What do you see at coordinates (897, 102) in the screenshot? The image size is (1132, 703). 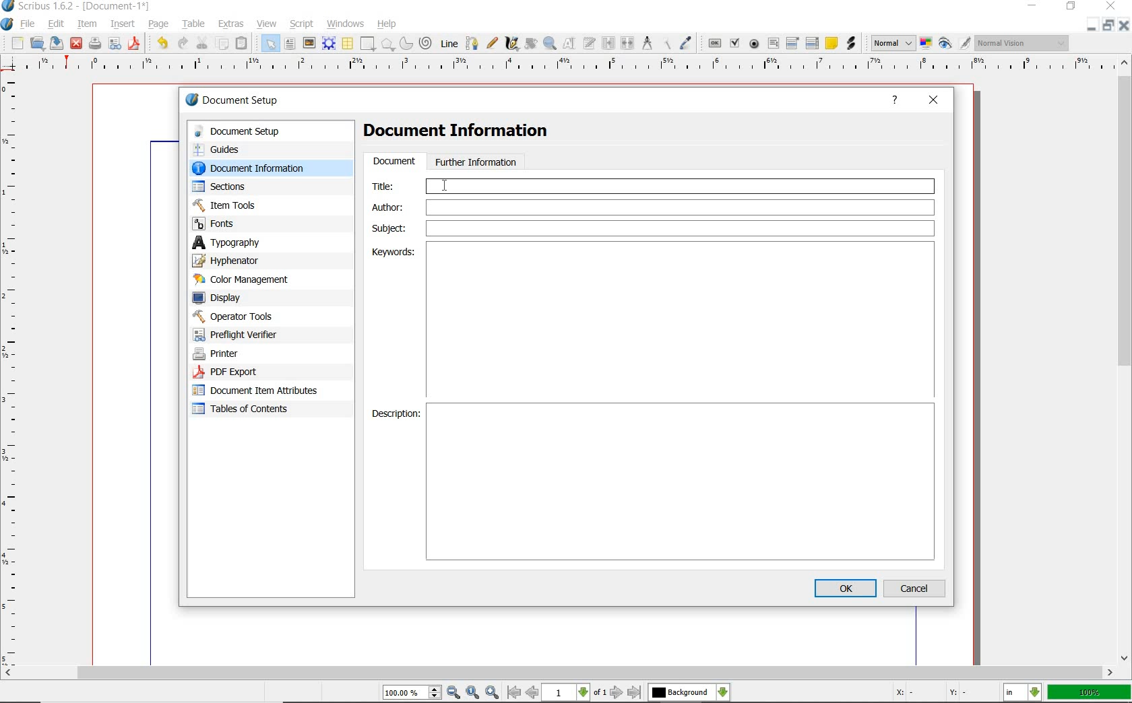 I see `help` at bounding box center [897, 102].